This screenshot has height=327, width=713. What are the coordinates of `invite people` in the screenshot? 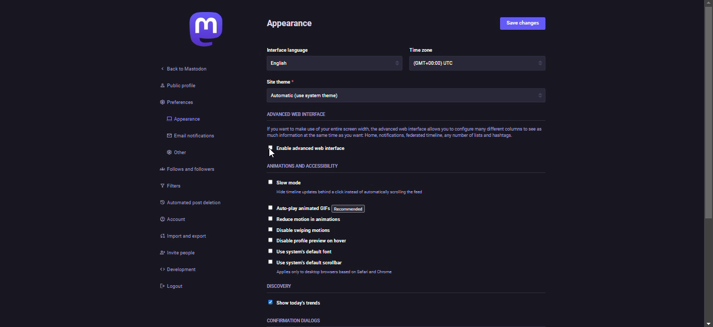 It's located at (174, 254).